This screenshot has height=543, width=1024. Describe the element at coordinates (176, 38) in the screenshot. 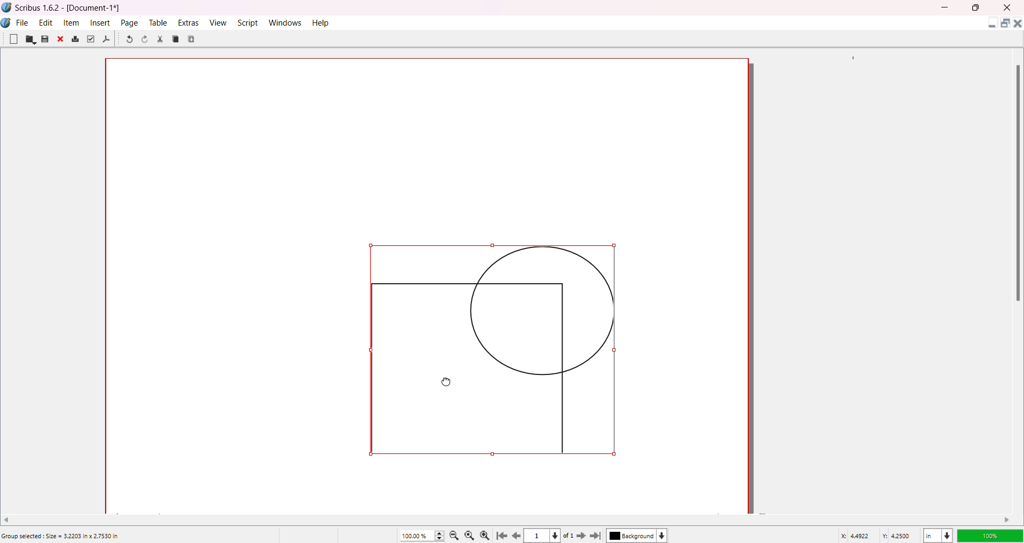

I see `Copy` at that location.